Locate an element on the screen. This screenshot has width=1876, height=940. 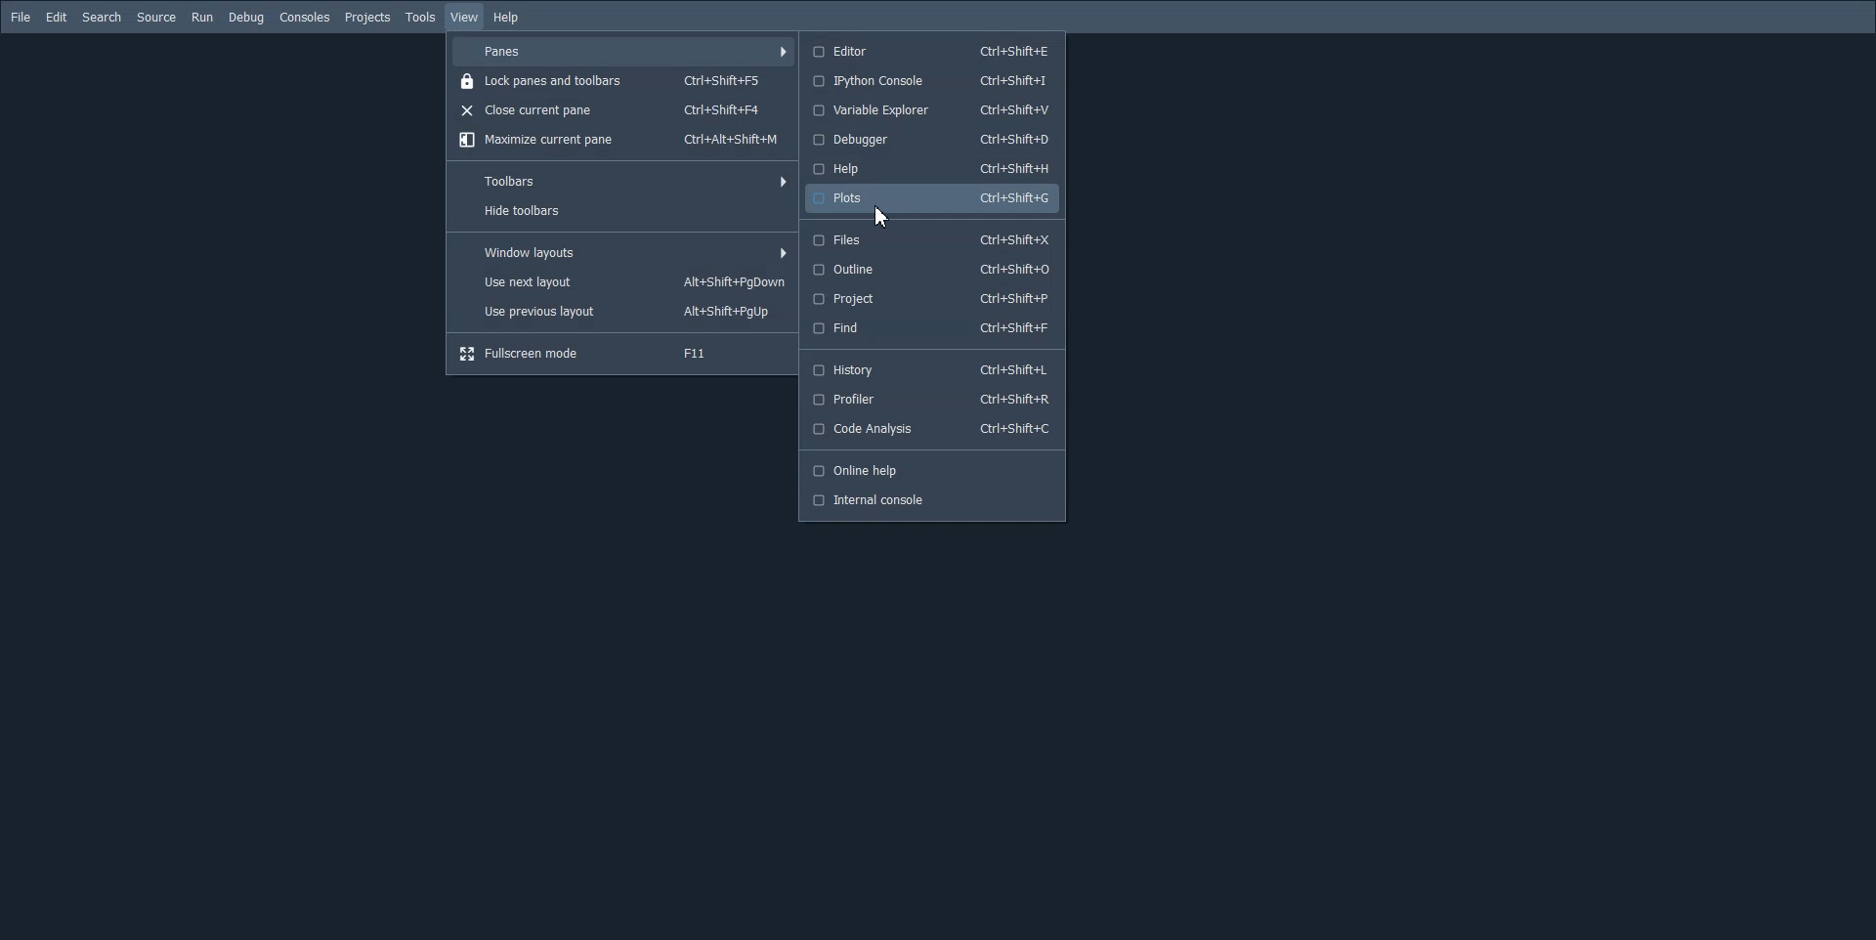
Tools is located at coordinates (420, 17).